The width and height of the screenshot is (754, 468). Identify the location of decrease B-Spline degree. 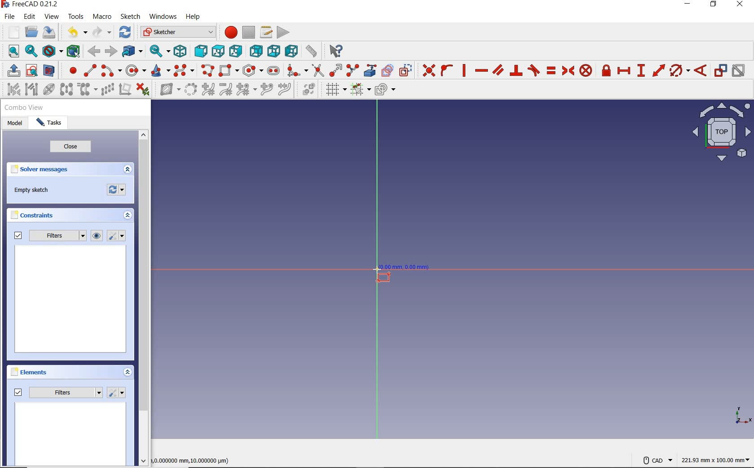
(226, 91).